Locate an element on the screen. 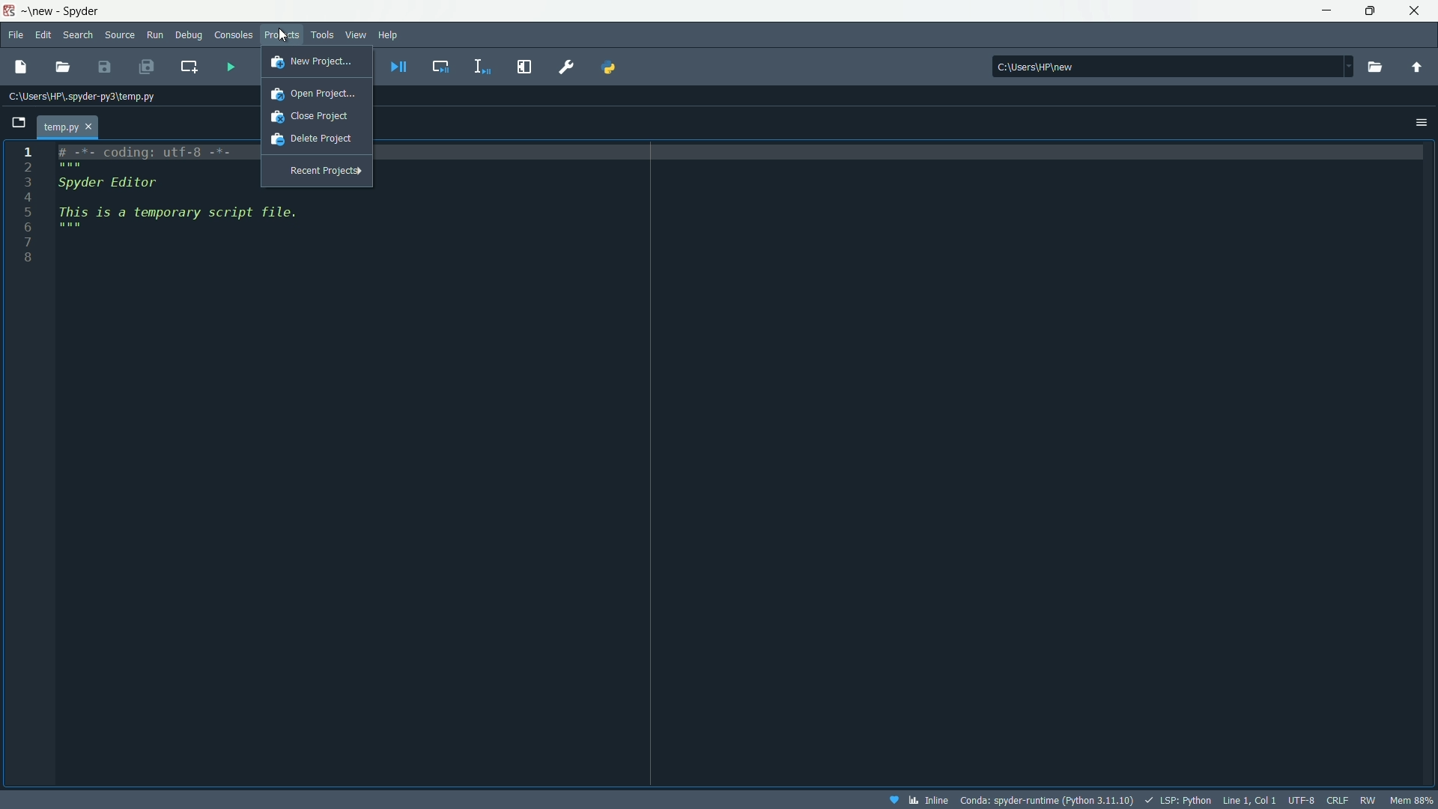 The width and height of the screenshot is (1438, 809). Debug Menu is located at coordinates (188, 37).